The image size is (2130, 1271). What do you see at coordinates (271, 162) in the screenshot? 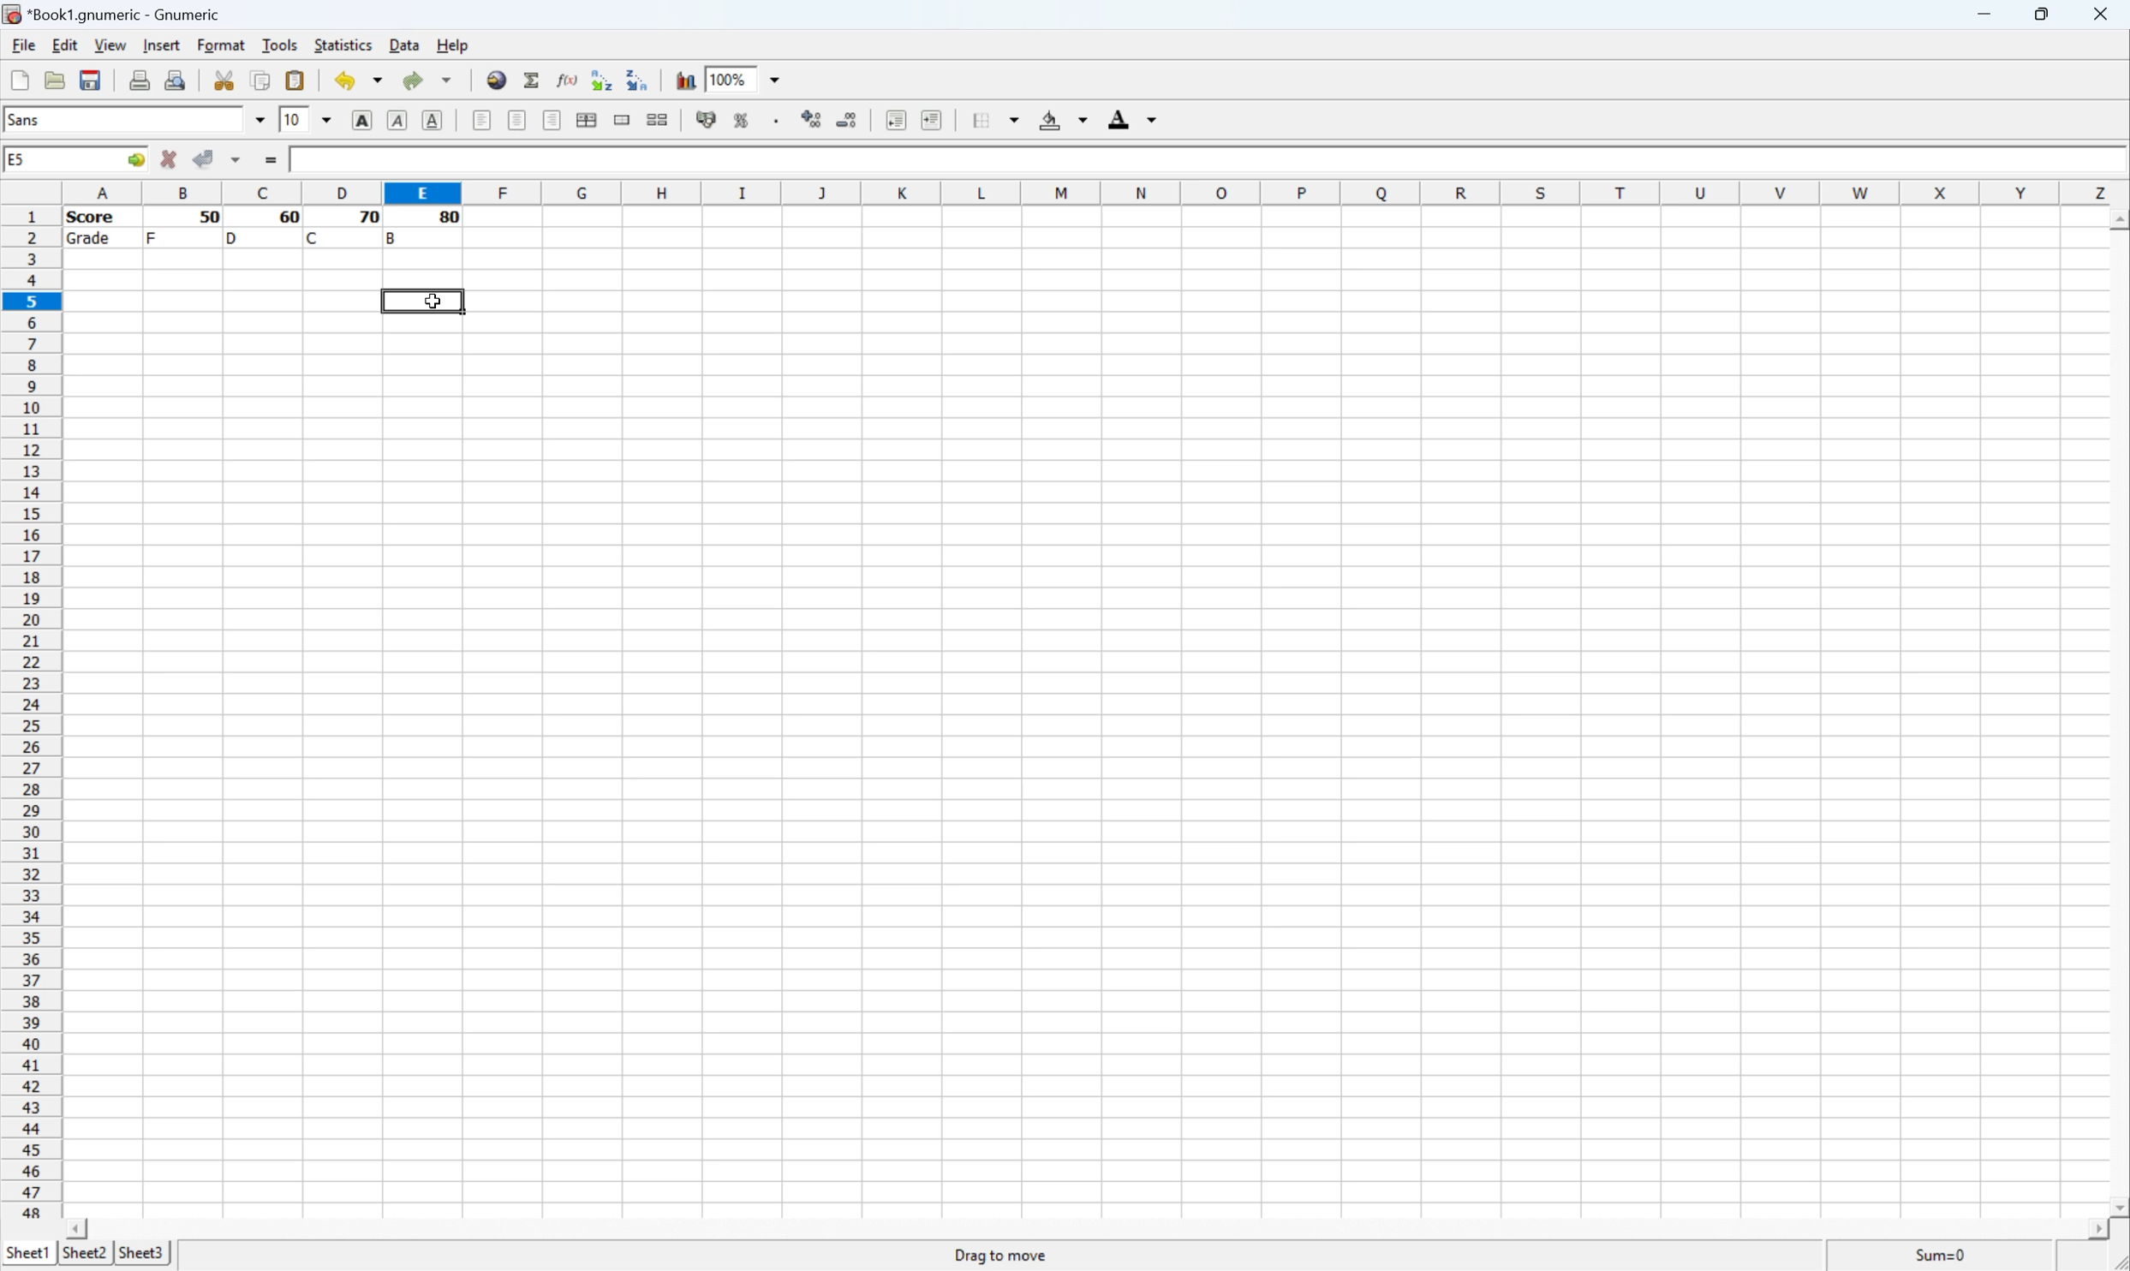
I see `Enter formula` at bounding box center [271, 162].